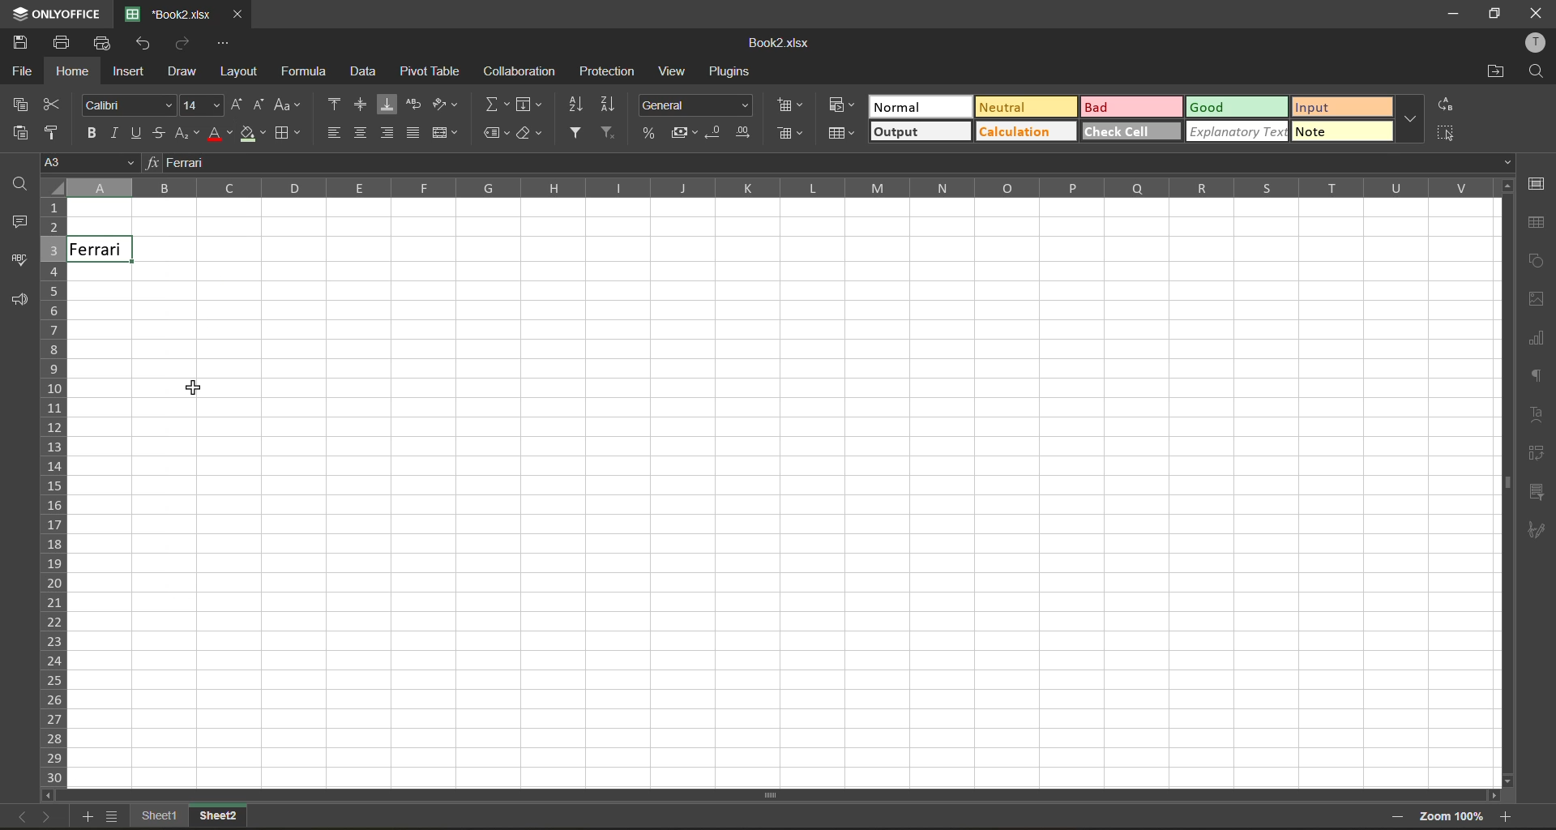 The image size is (1556, 830). I want to click on zoom factor, so click(1451, 817).